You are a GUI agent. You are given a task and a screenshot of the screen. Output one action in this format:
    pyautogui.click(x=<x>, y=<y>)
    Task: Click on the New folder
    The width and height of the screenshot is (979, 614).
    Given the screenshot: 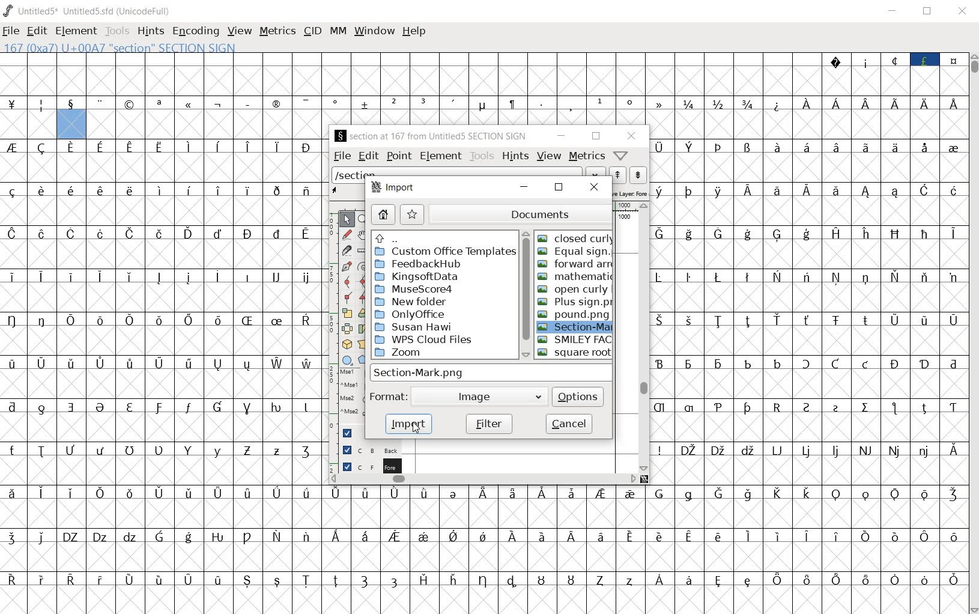 What is the action you would take?
    pyautogui.click(x=413, y=302)
    